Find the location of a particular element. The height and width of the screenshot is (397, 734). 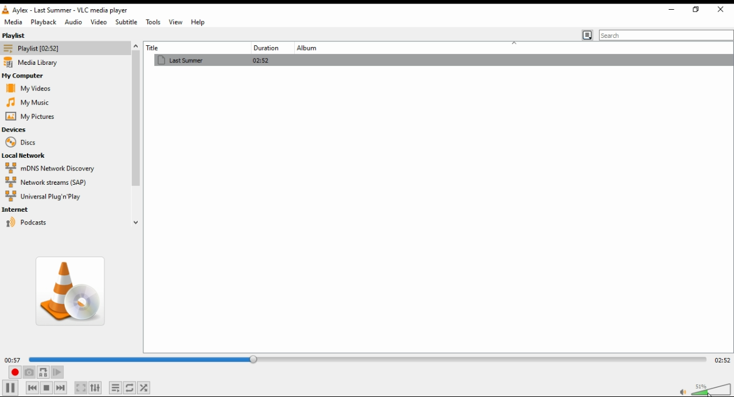

album art is located at coordinates (72, 294).